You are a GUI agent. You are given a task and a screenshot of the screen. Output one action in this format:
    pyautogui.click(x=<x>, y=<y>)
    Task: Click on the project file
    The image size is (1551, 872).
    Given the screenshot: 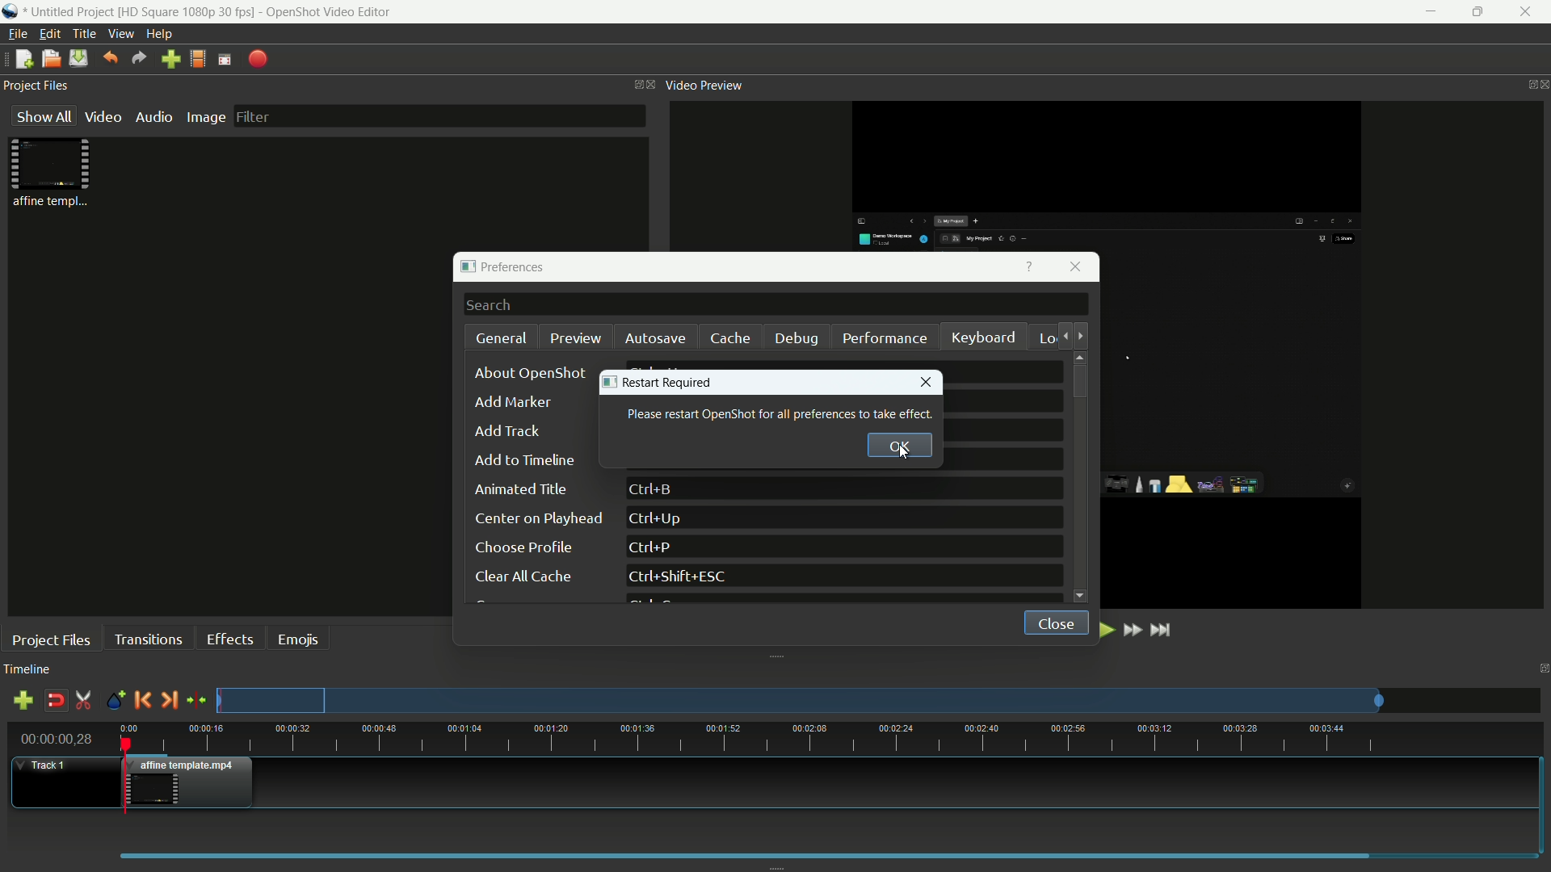 What is the action you would take?
    pyautogui.click(x=53, y=173)
    